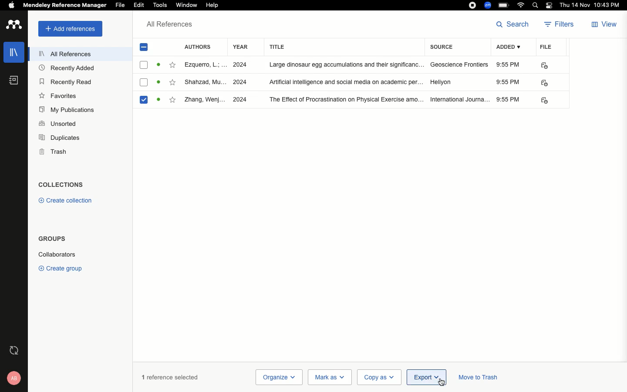 Image resolution: width=627 pixels, height=392 pixels. What do you see at coordinates (488, 5) in the screenshot?
I see `Zoom` at bounding box center [488, 5].